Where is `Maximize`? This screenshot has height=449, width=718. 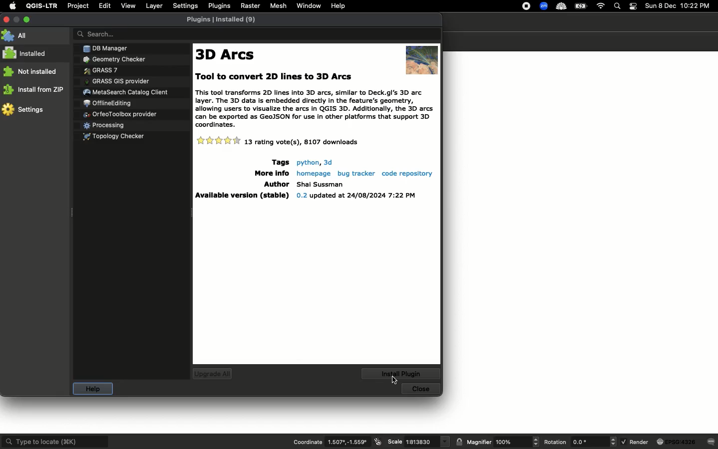
Maximize is located at coordinates (26, 19).